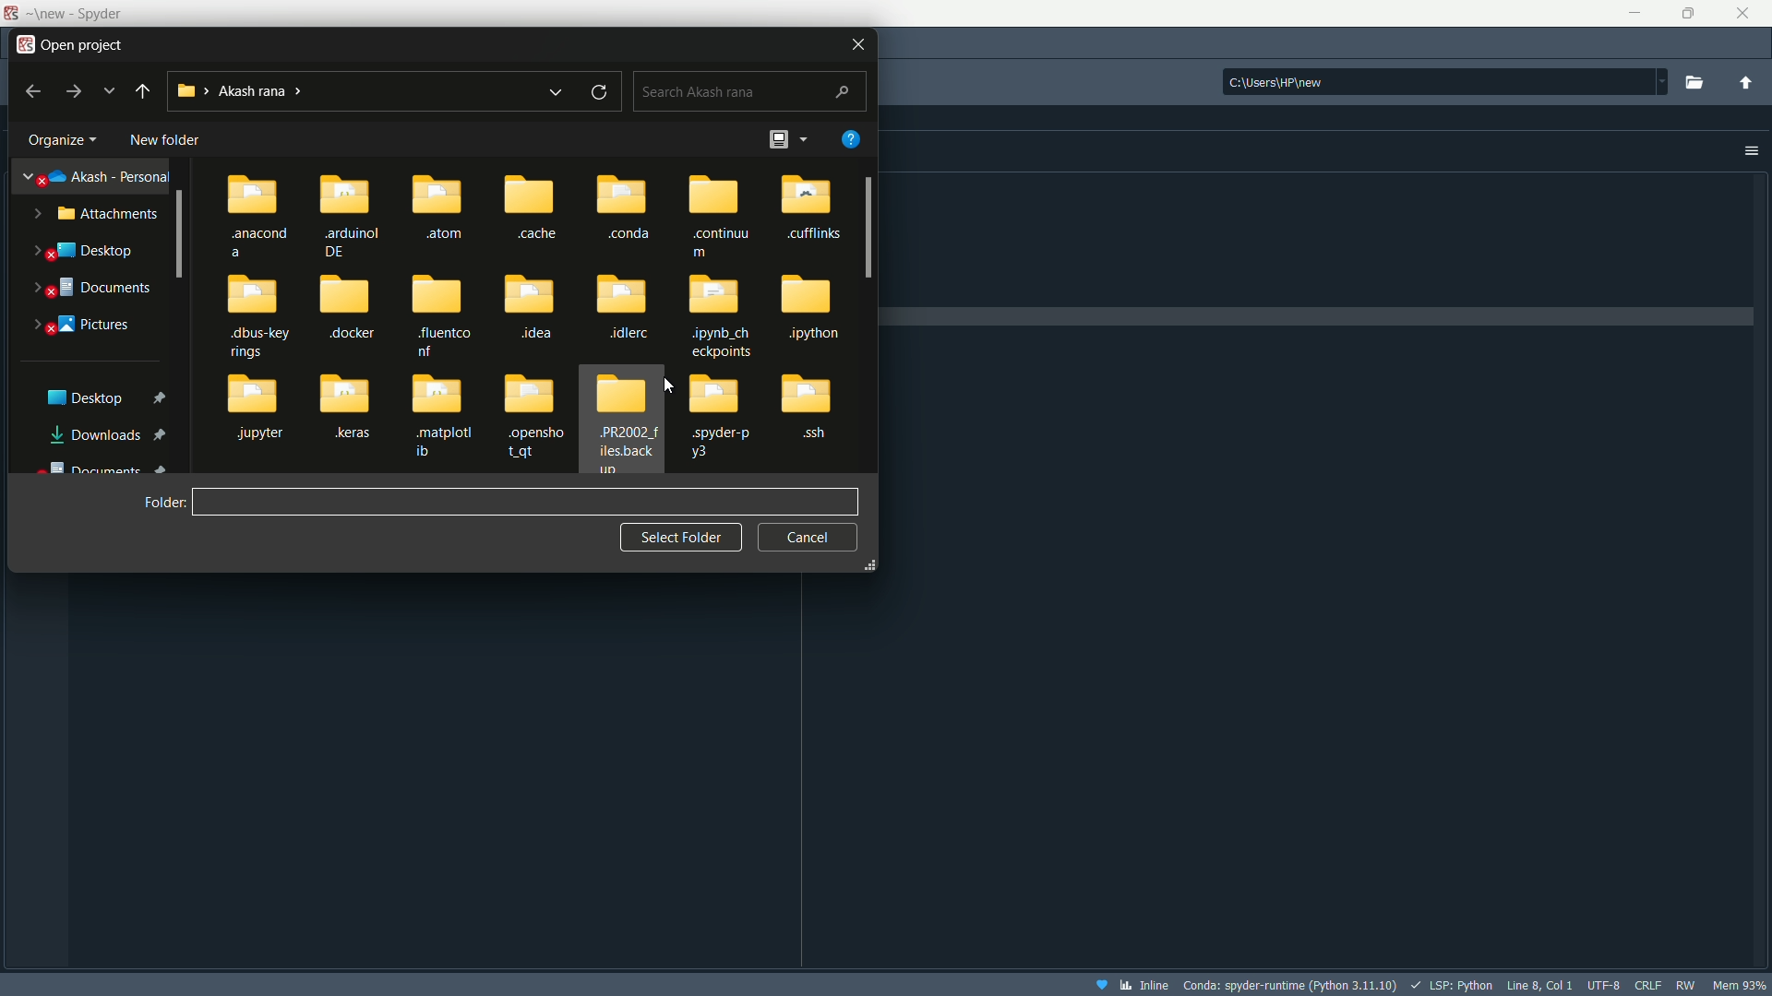 The height and width of the screenshot is (996, 1772). What do you see at coordinates (163, 140) in the screenshot?
I see `new folder` at bounding box center [163, 140].